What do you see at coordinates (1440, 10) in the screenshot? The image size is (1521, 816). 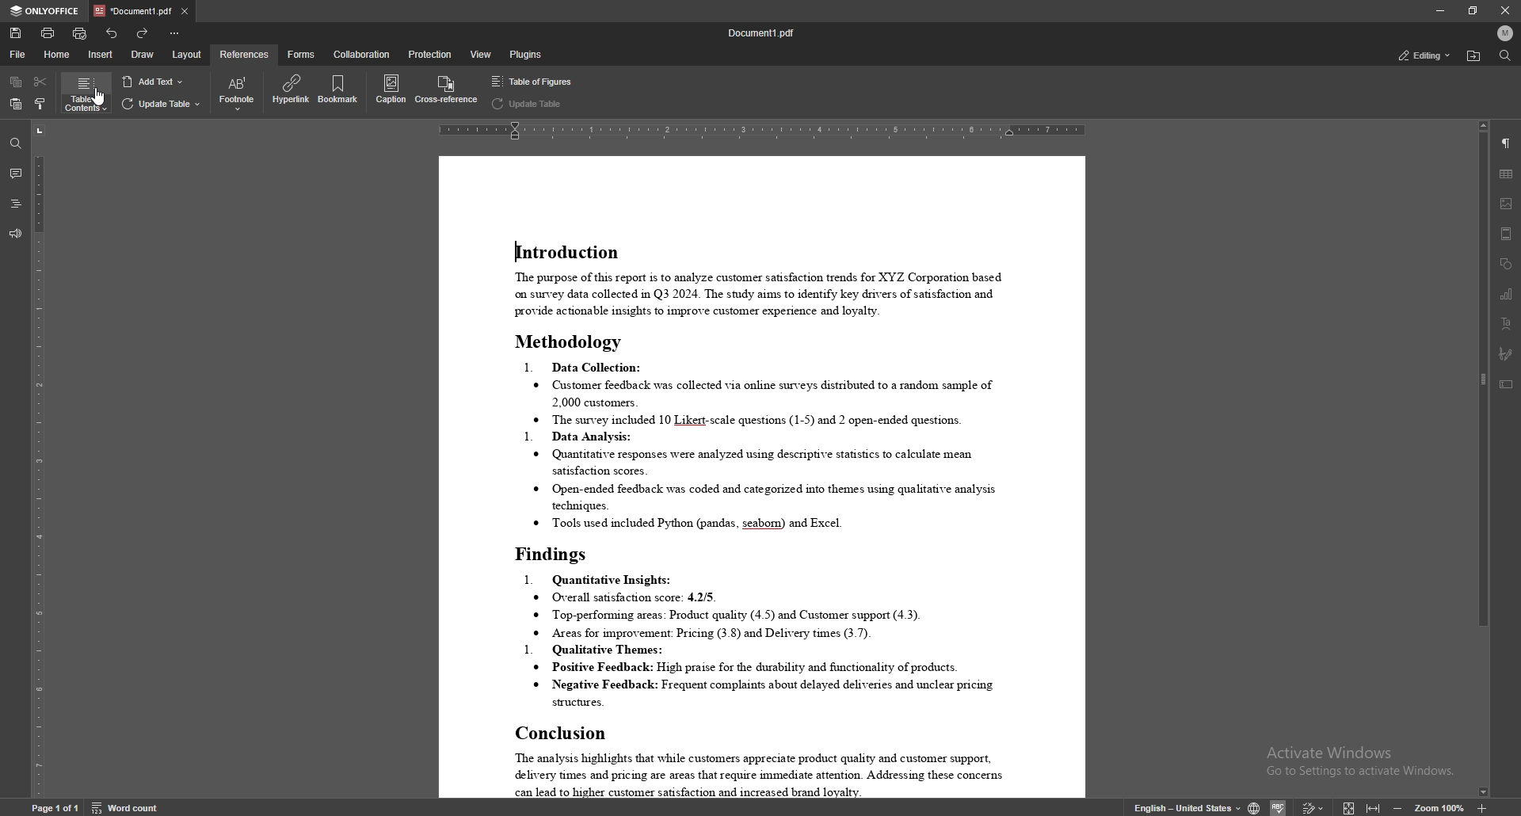 I see `minimize` at bounding box center [1440, 10].